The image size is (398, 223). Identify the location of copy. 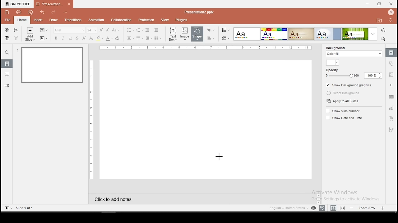
(7, 30).